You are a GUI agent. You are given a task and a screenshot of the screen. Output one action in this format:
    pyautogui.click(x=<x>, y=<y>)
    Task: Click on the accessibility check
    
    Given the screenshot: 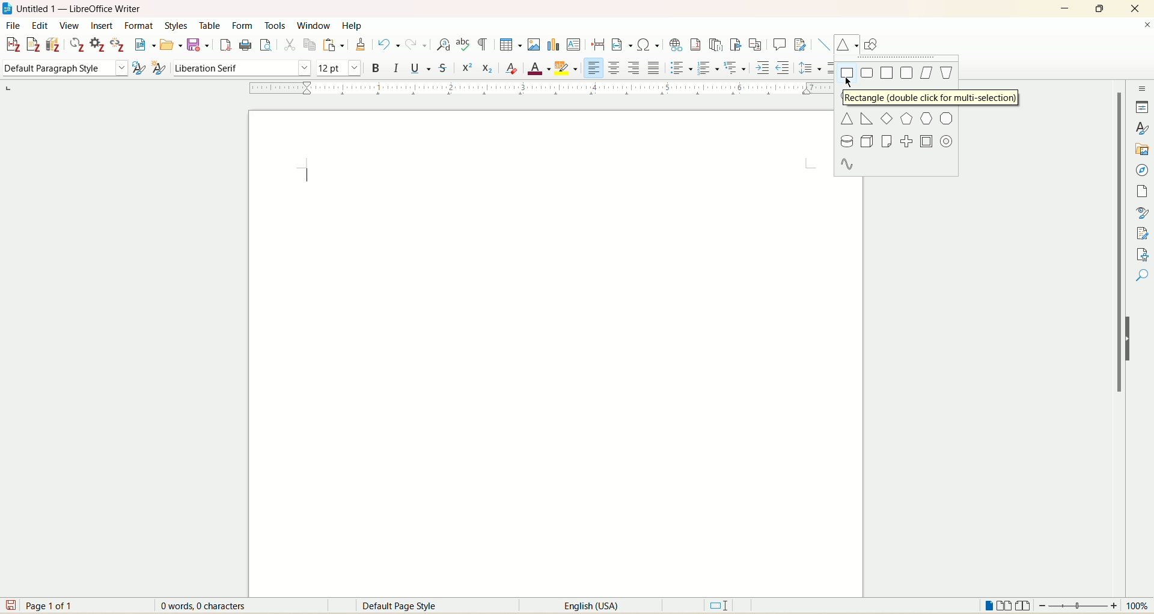 What is the action you would take?
    pyautogui.click(x=1143, y=254)
    